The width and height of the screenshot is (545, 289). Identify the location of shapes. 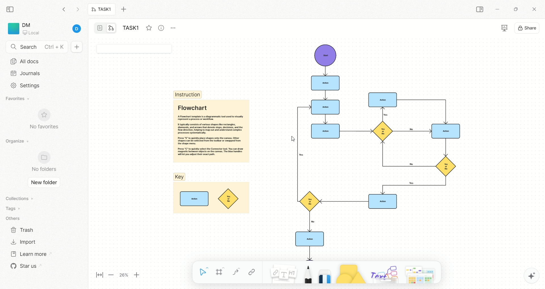
(348, 273).